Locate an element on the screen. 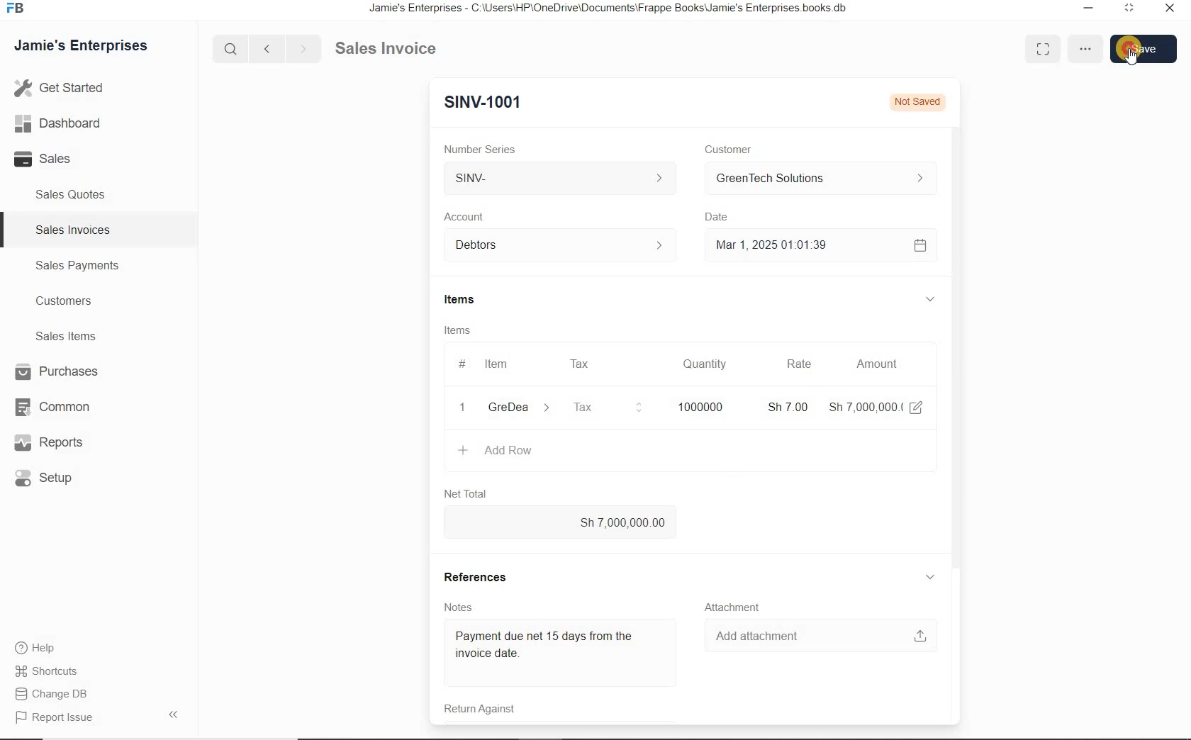 Image resolution: width=1191 pixels, height=740 pixels. Attachment is located at coordinates (736, 606).